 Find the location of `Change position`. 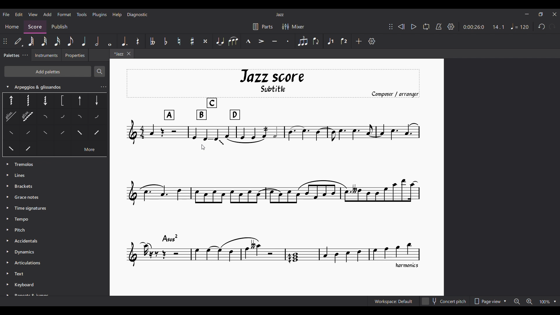

Change position is located at coordinates (391, 27).